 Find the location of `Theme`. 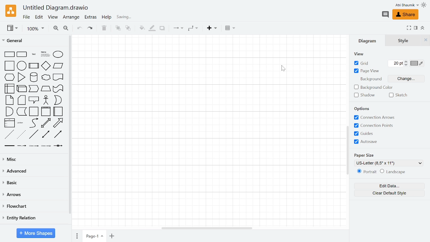

Theme is located at coordinates (424, 5).